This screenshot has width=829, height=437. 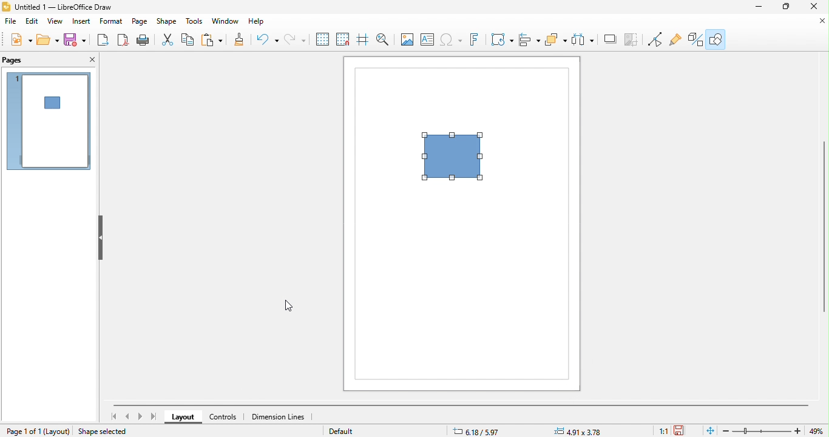 I want to click on save, so click(x=75, y=39).